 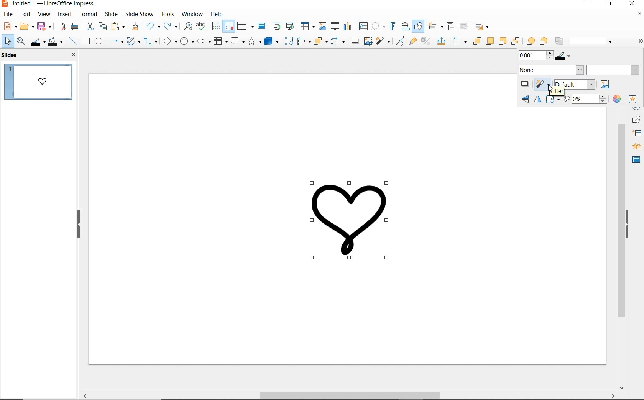 I want to click on shadow, so click(x=525, y=84).